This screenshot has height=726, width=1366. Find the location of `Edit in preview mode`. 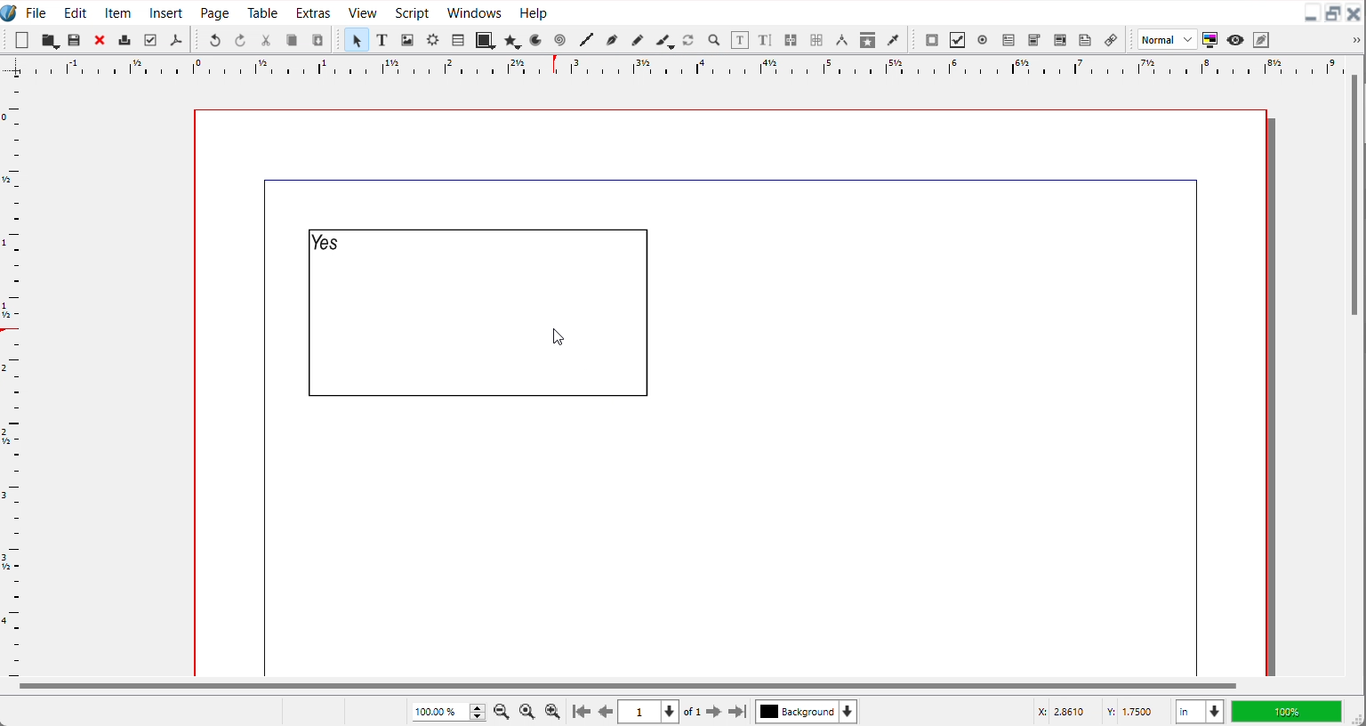

Edit in preview mode is located at coordinates (1262, 39).